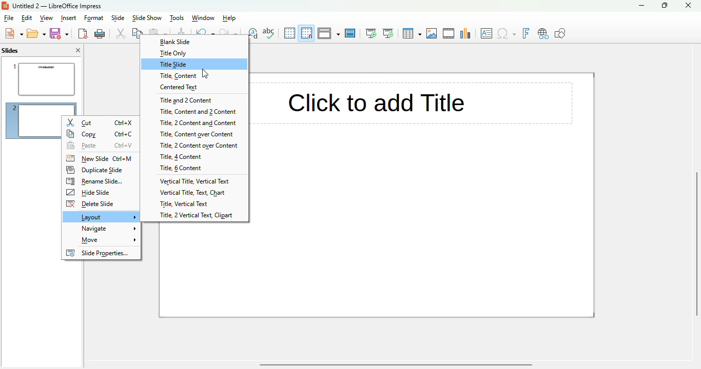  Describe the element at coordinates (665, 5) in the screenshot. I see `maximize` at that location.